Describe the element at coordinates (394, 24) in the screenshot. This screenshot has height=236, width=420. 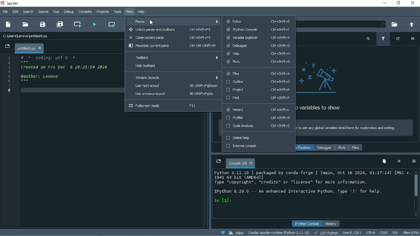
I see `Browse a working directory` at that location.